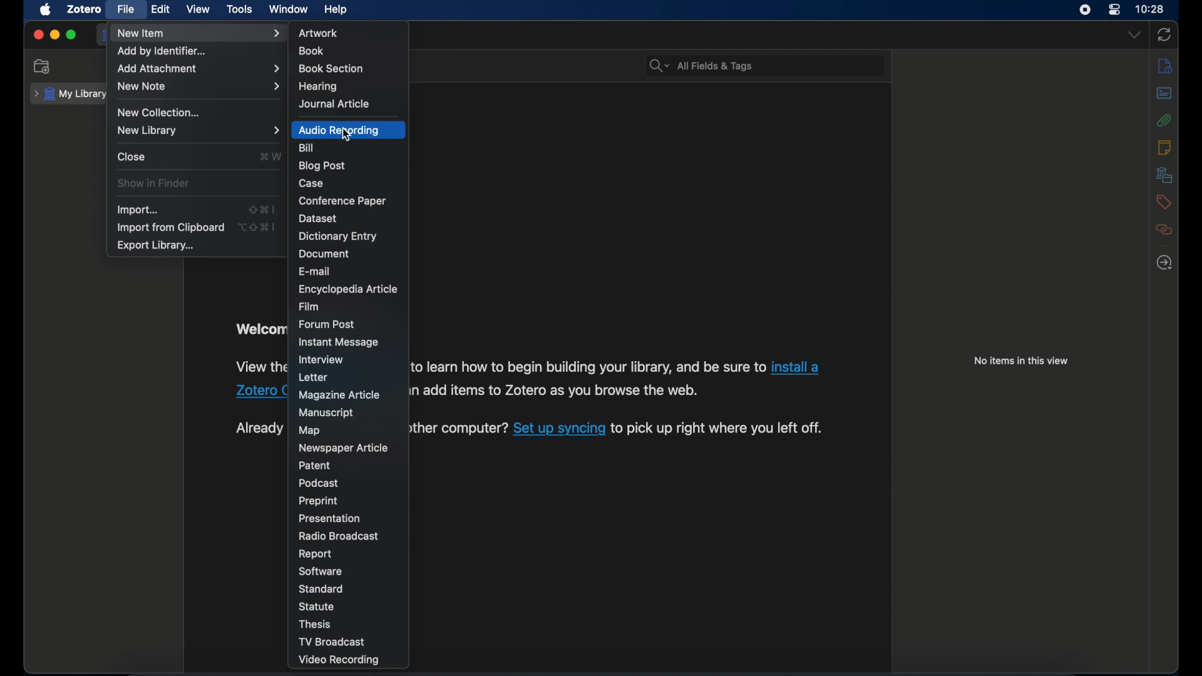 The height and width of the screenshot is (676, 1202). Describe the element at coordinates (199, 9) in the screenshot. I see `view` at that location.